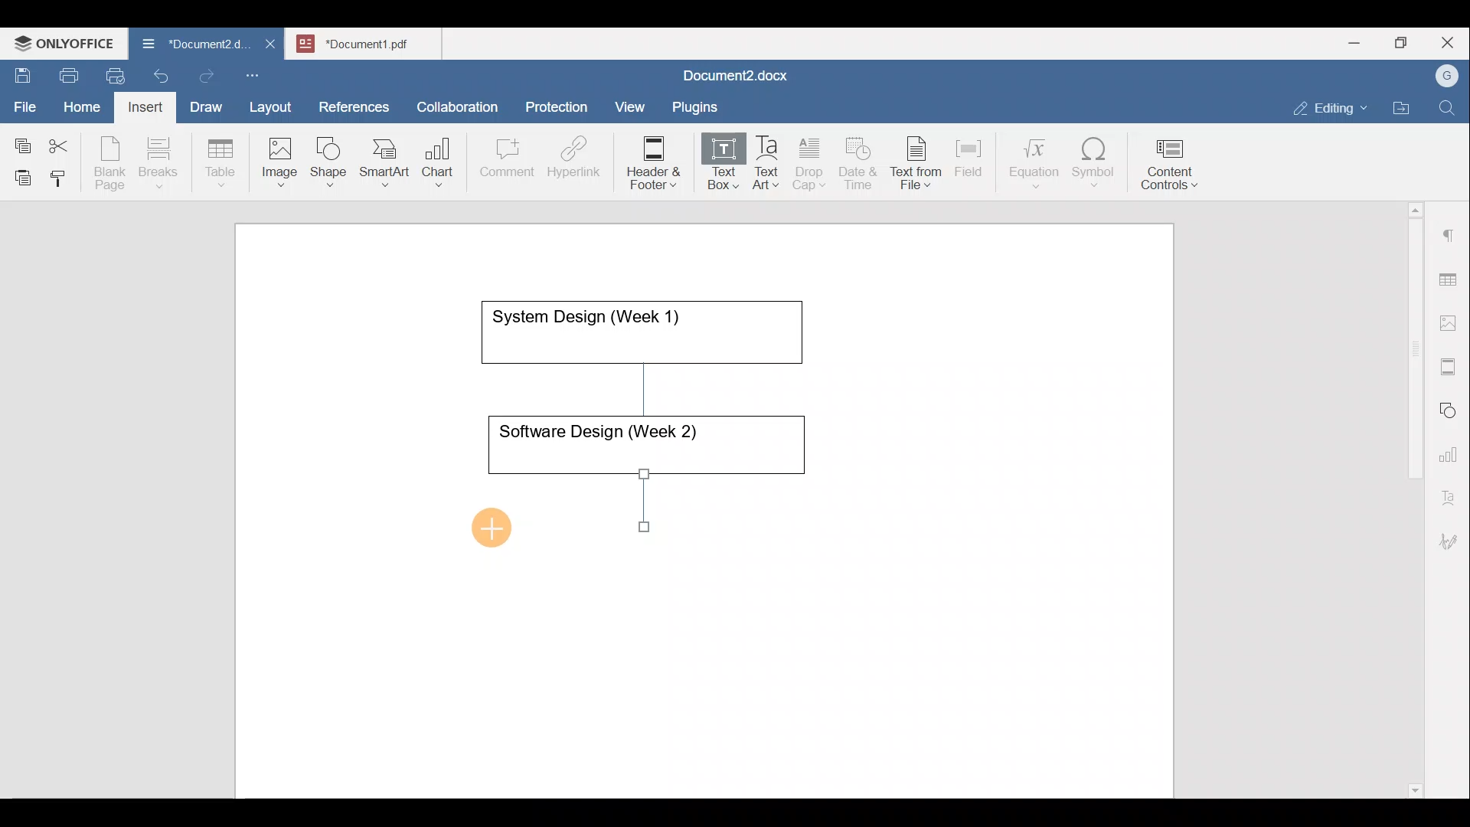 This screenshot has width=1470, height=827. Describe the element at coordinates (1451, 363) in the screenshot. I see `Headers & footers` at that location.